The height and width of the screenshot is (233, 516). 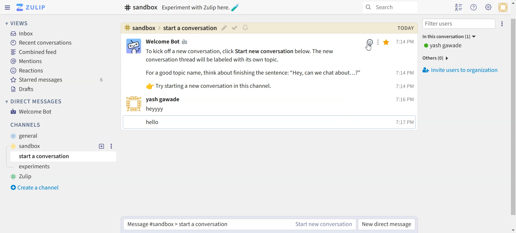 What do you see at coordinates (458, 8) in the screenshot?
I see `Hide user list` at bounding box center [458, 8].